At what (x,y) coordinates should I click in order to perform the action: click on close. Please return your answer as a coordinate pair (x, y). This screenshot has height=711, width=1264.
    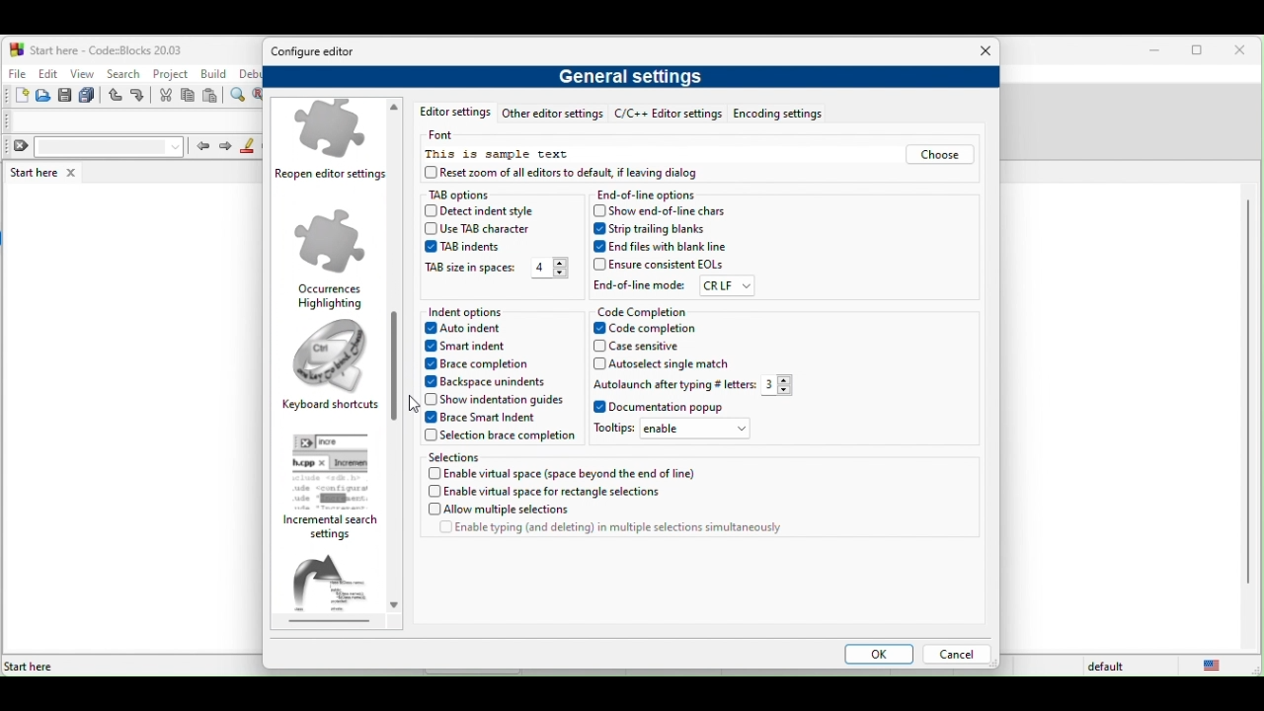
    Looking at the image, I should click on (981, 52).